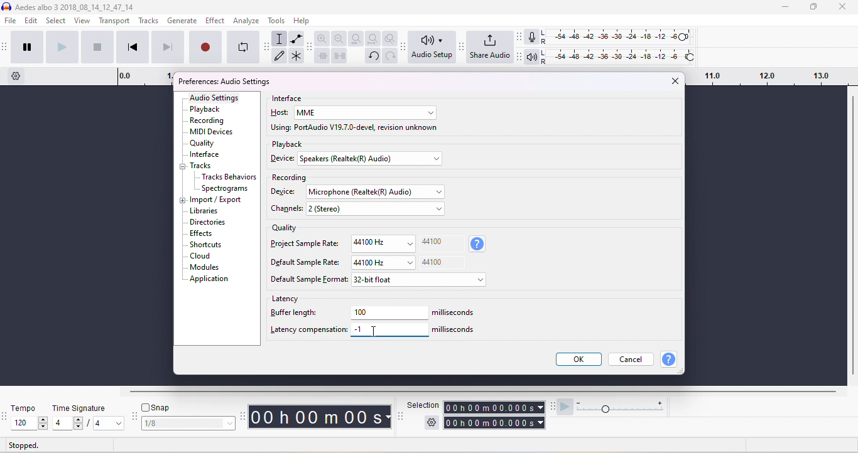 The height and width of the screenshot is (453, 858). I want to click on quality, so click(284, 229).